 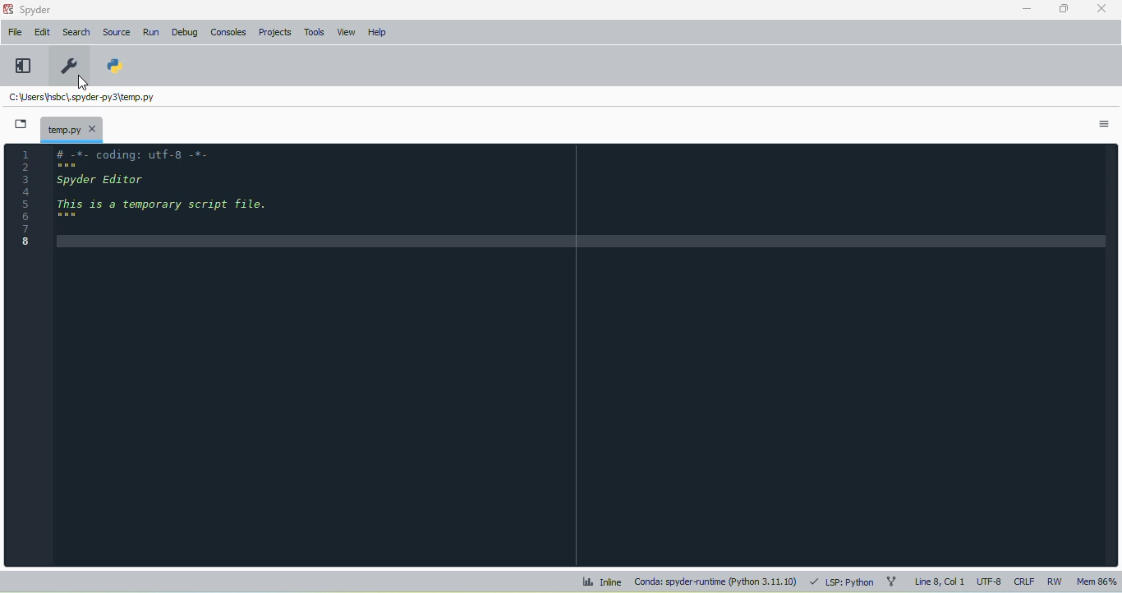 I want to click on help, so click(x=376, y=32).